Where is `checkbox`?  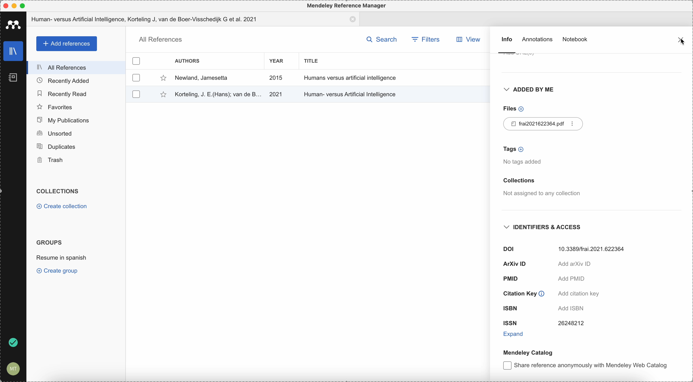 checkbox is located at coordinates (136, 78).